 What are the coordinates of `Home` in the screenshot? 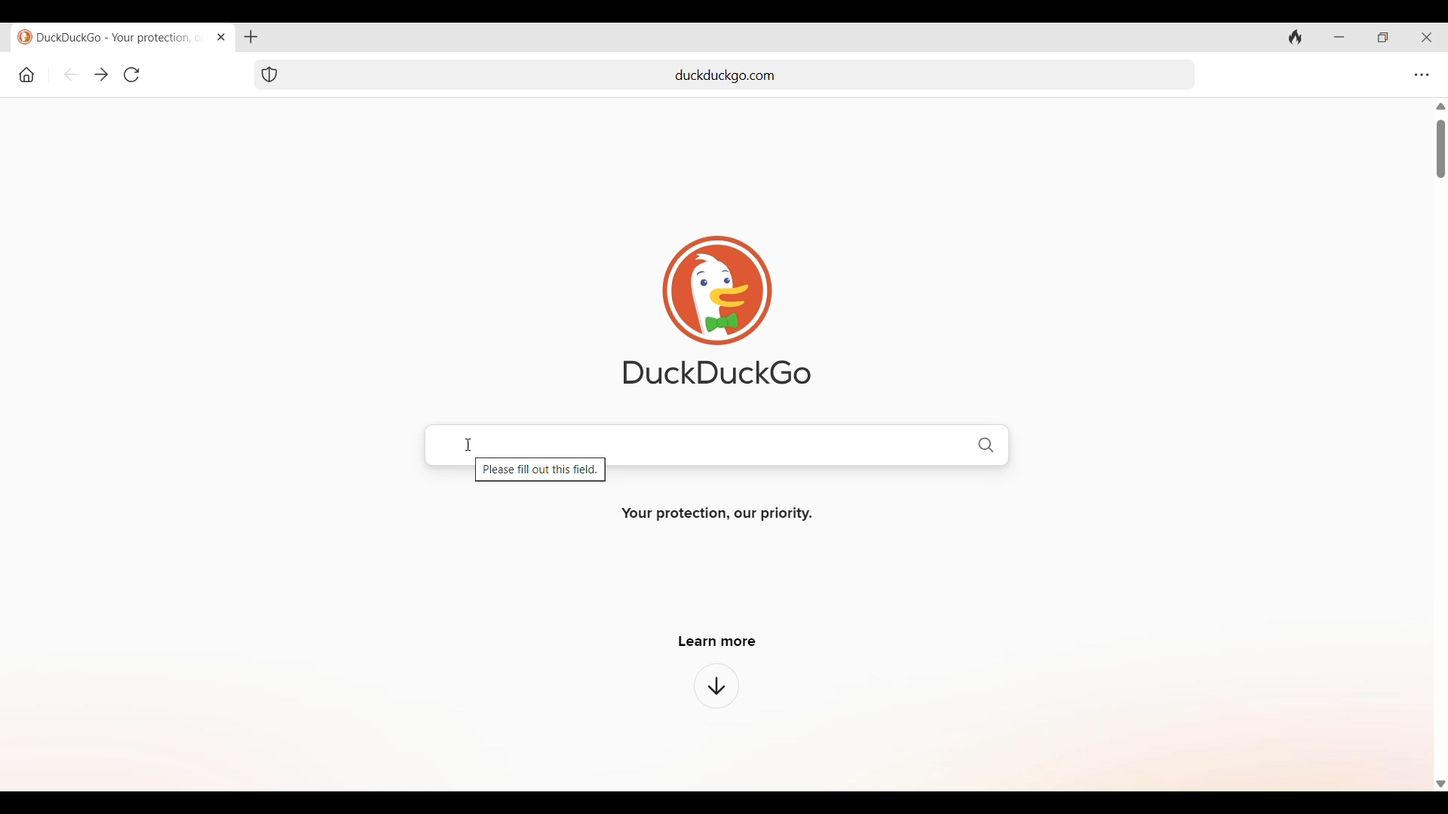 It's located at (26, 75).